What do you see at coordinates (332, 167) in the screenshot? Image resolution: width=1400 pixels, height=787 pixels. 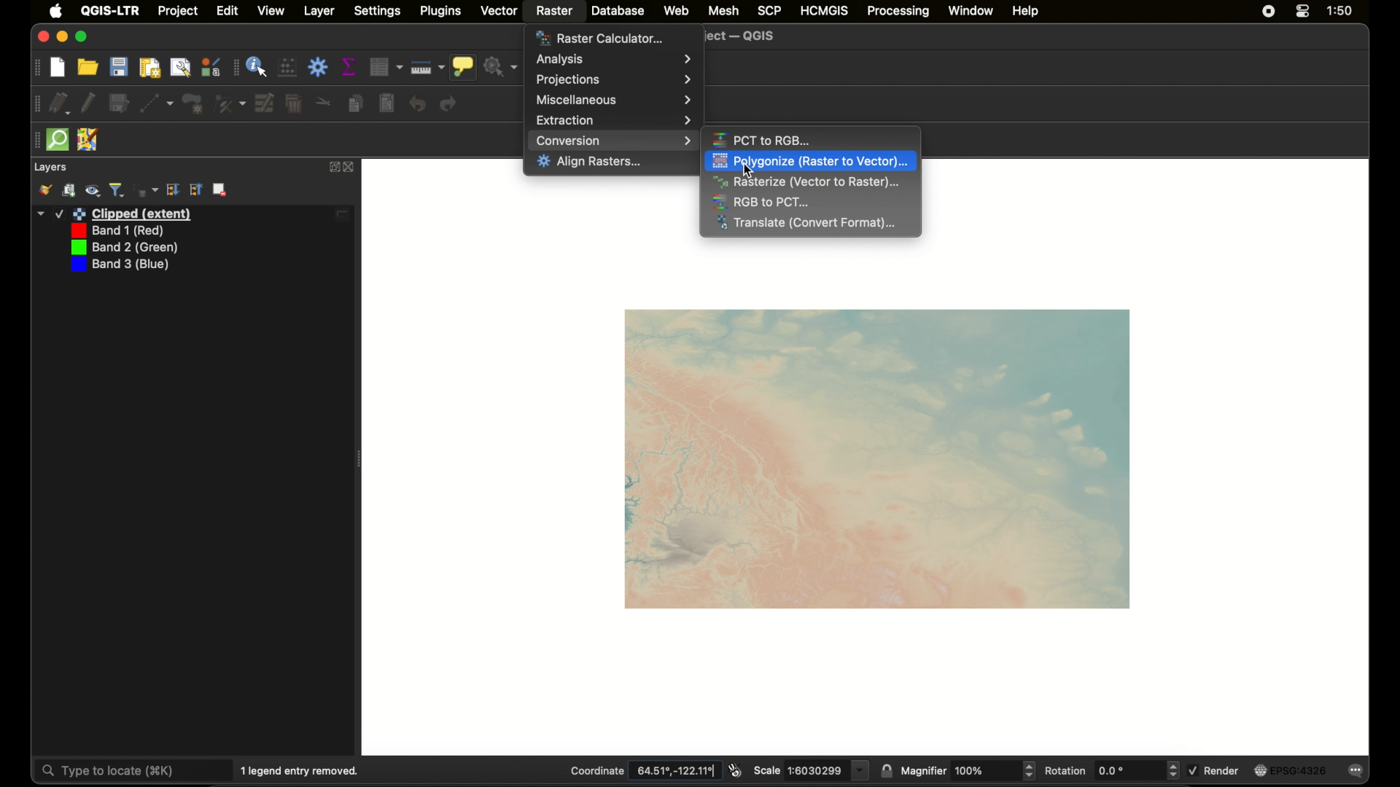 I see `expand` at bounding box center [332, 167].